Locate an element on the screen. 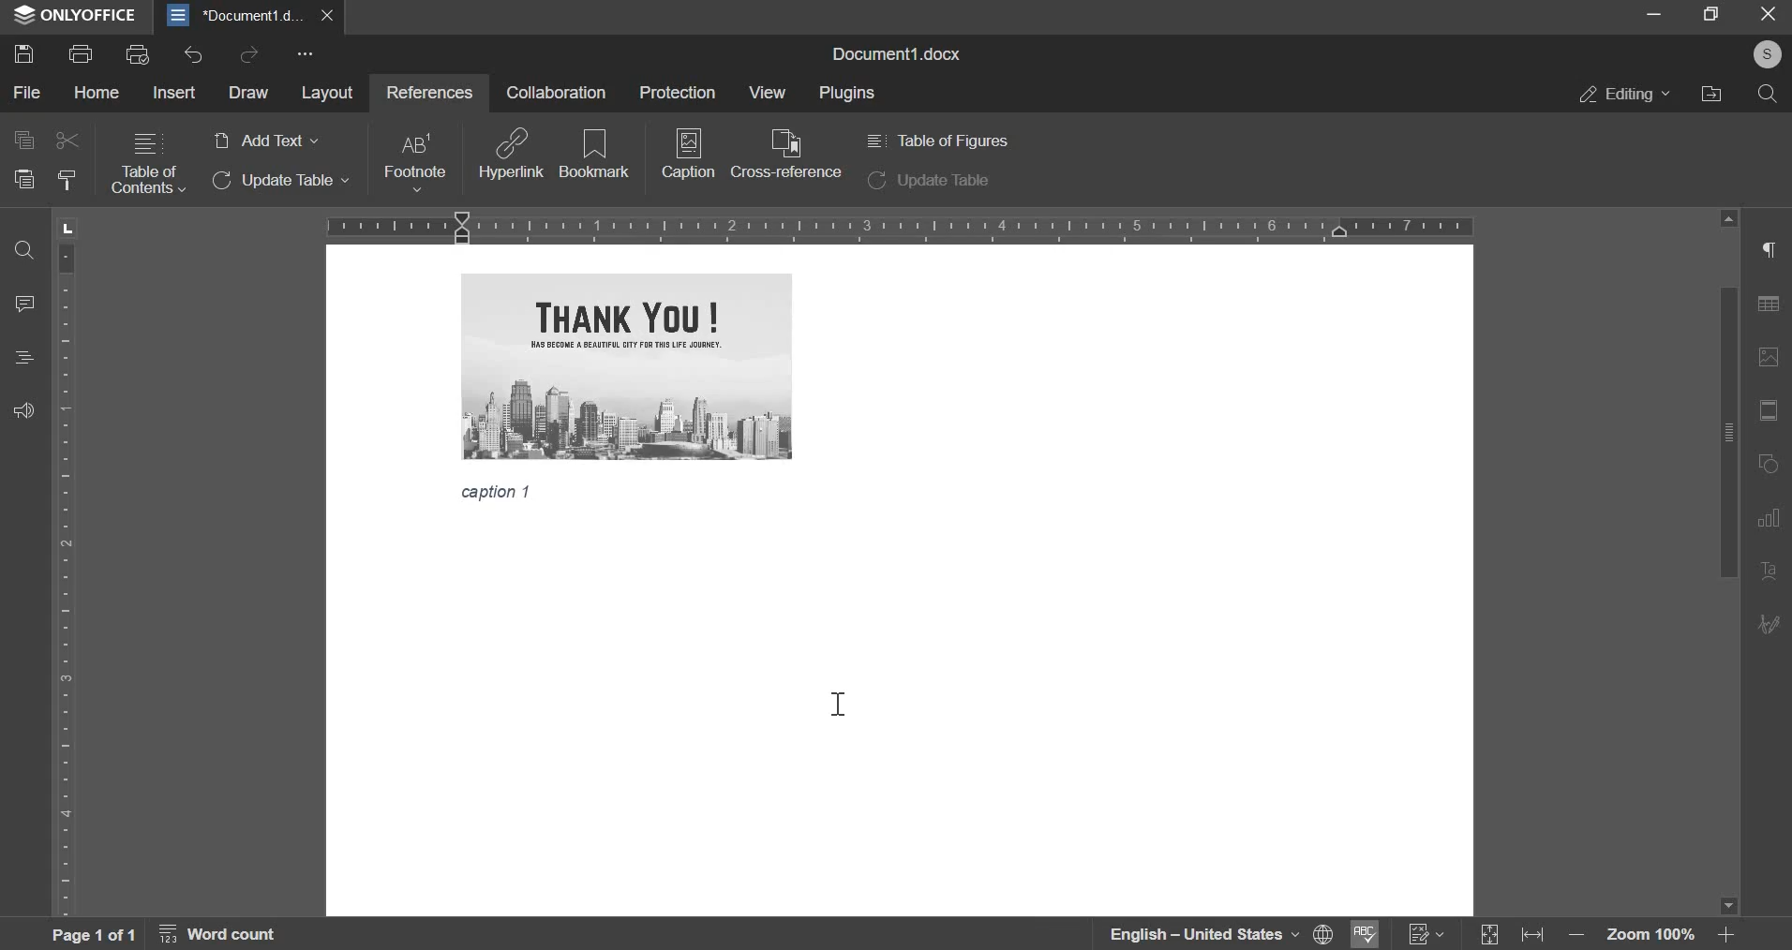  vertical slider is located at coordinates (1727, 562).